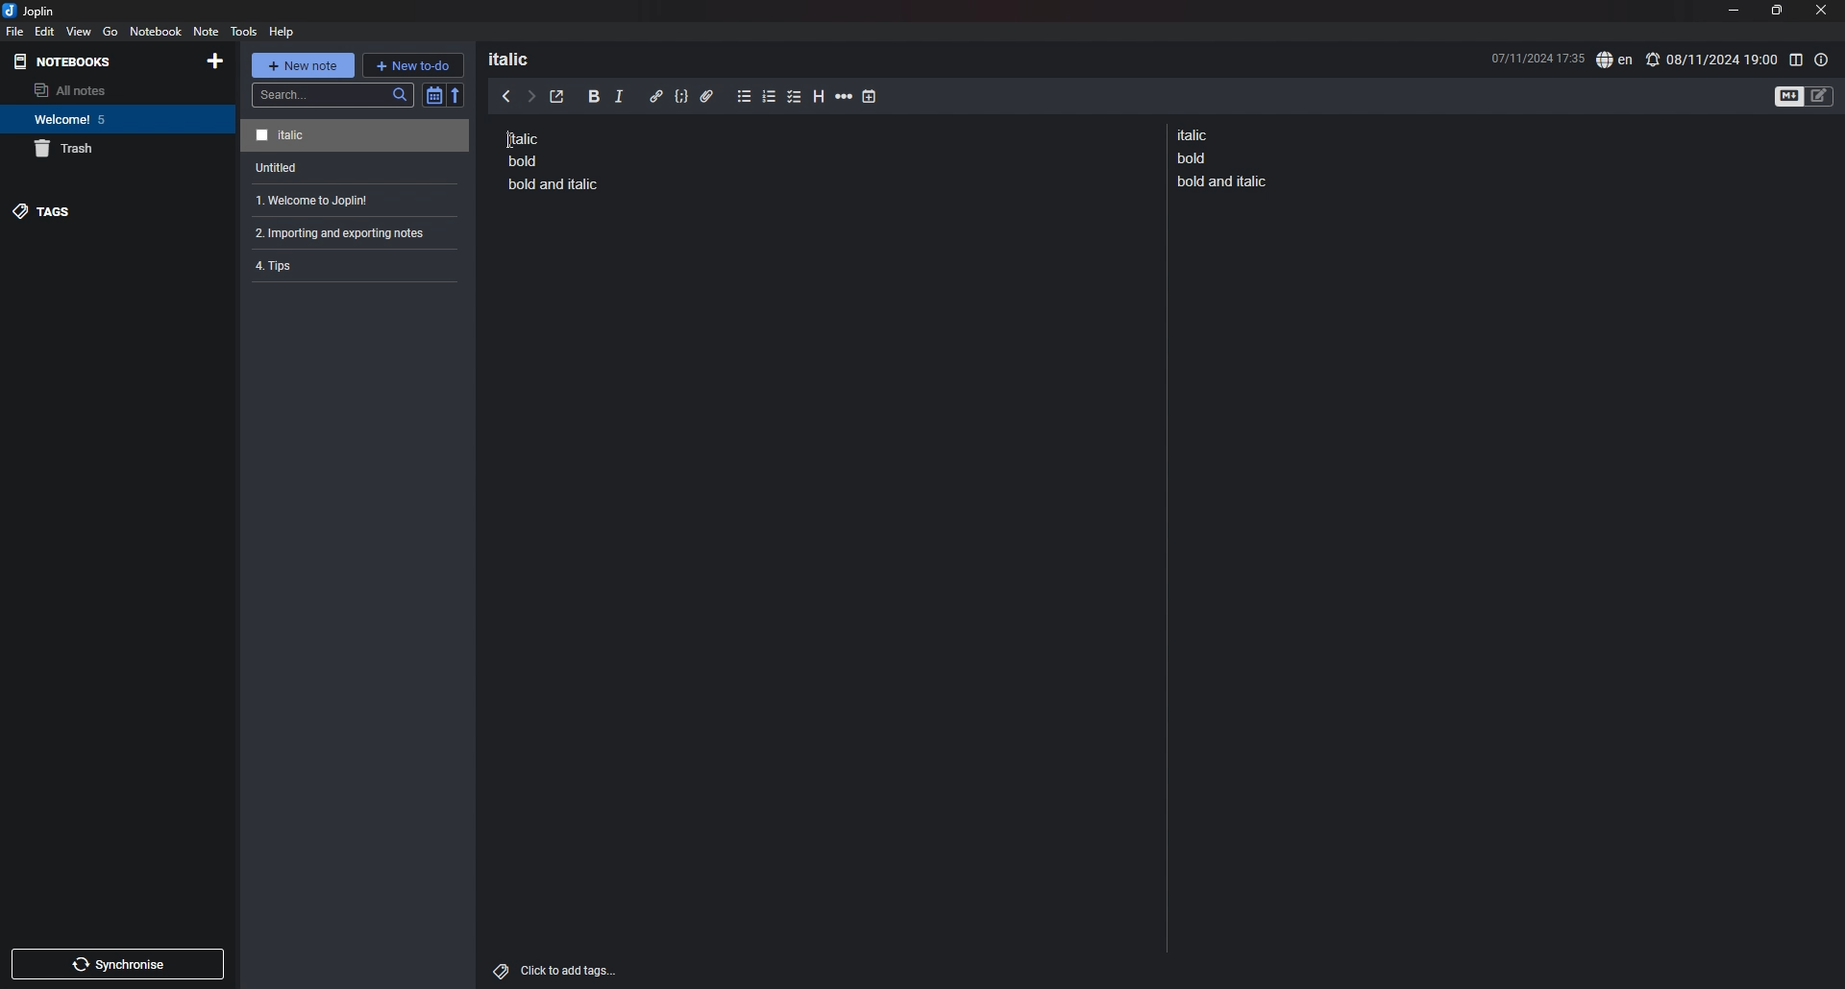  I want to click on heading, so click(521, 59).